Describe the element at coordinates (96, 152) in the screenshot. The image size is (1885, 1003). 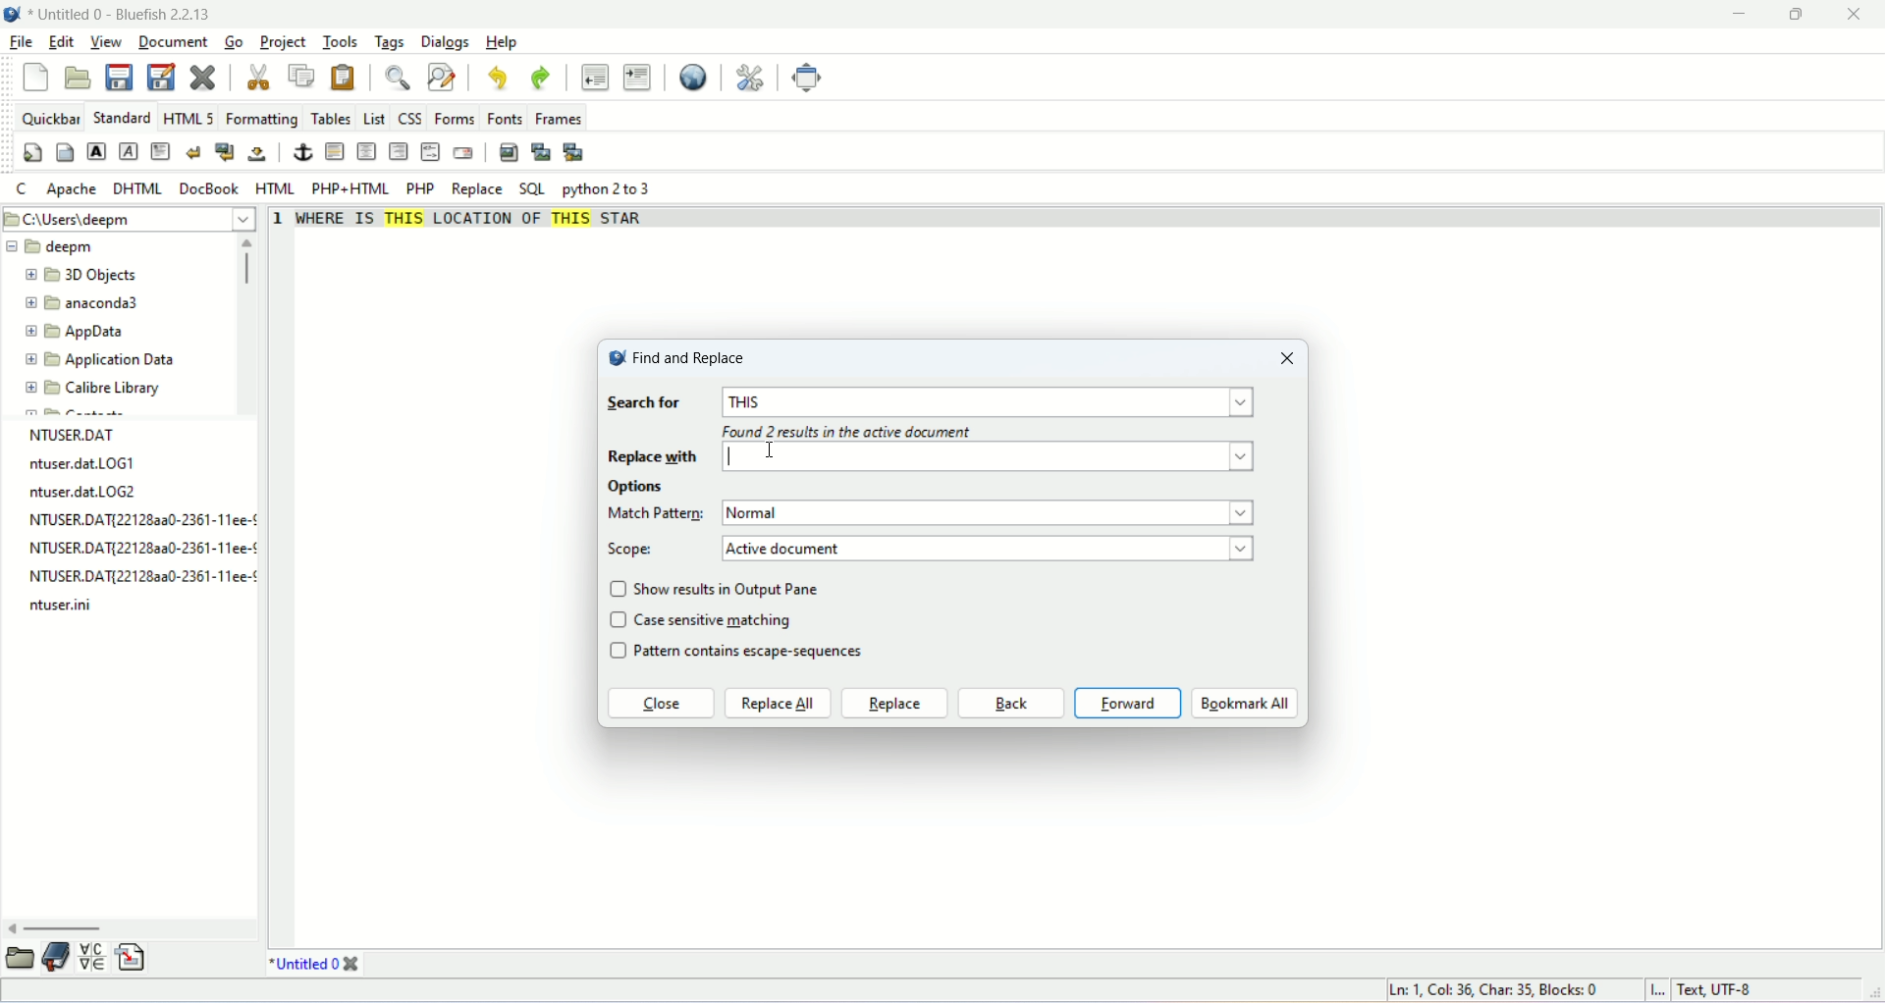
I see `strong` at that location.